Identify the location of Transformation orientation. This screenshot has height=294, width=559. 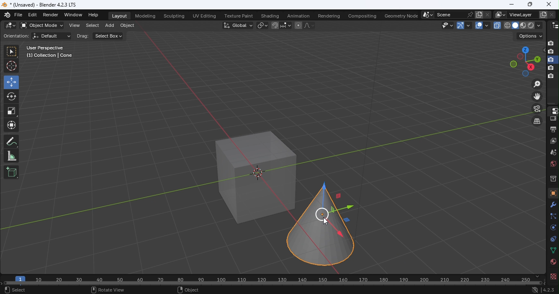
(239, 24).